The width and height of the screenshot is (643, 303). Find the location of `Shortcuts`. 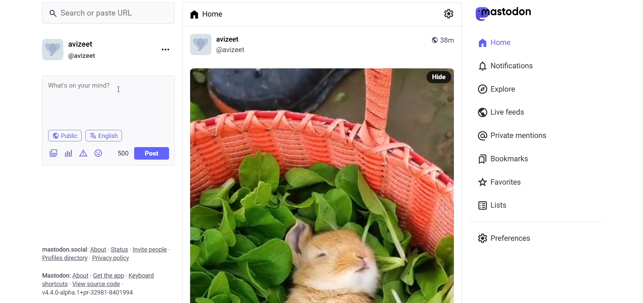

Shortcuts is located at coordinates (54, 283).